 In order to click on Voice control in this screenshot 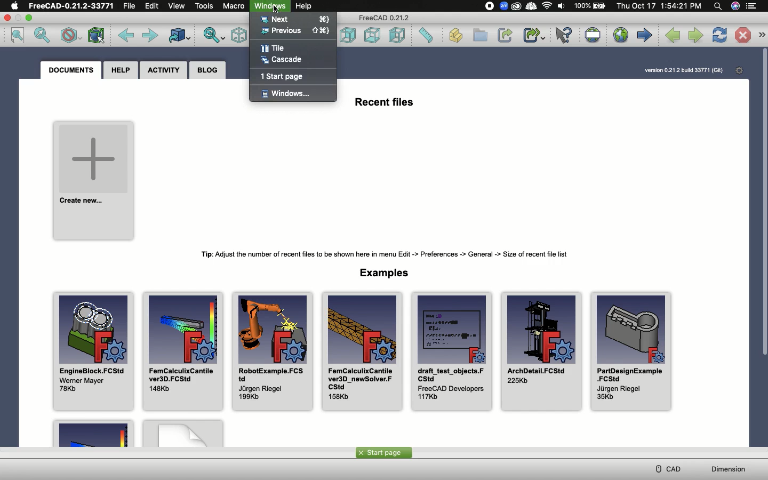, I will do `click(734, 6)`.